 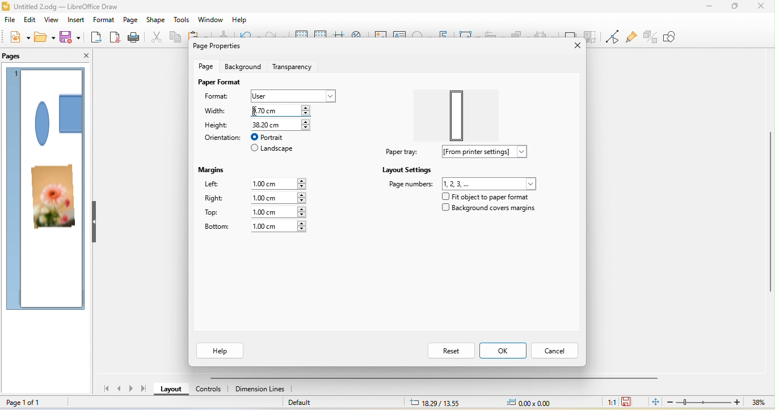 I want to click on bottom, so click(x=218, y=228).